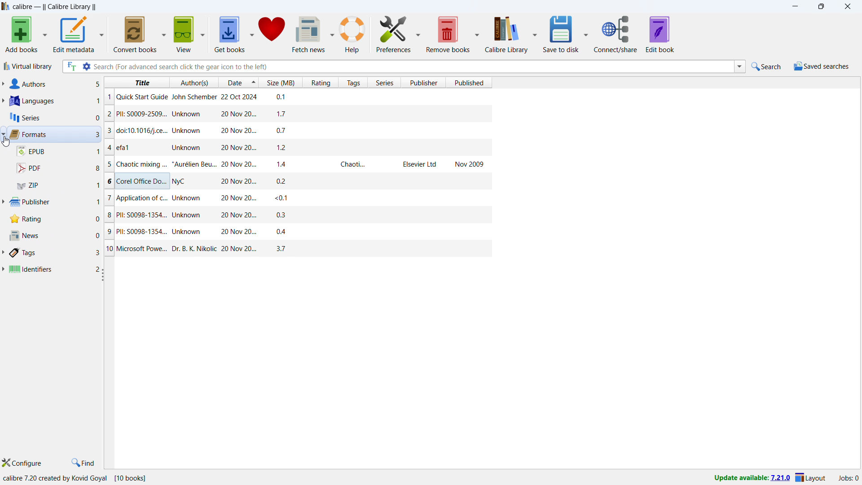 This screenshot has width=862, height=485. Describe the element at coordinates (295, 198) in the screenshot. I see `one book entry` at that location.